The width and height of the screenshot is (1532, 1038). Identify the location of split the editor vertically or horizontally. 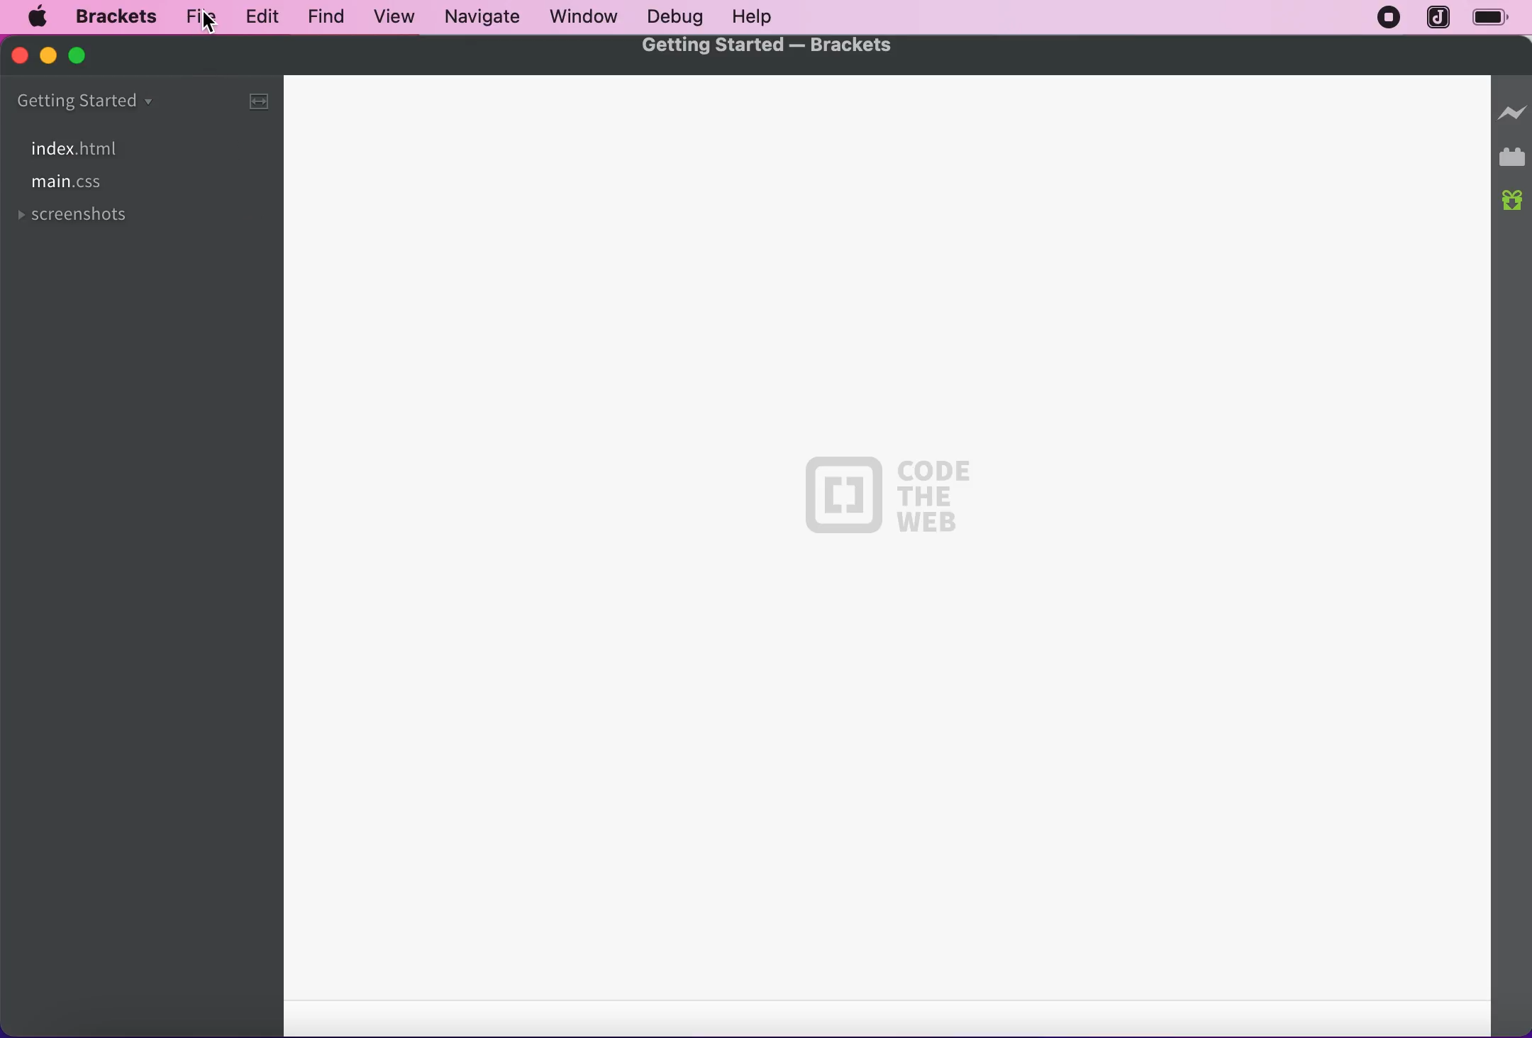
(255, 100).